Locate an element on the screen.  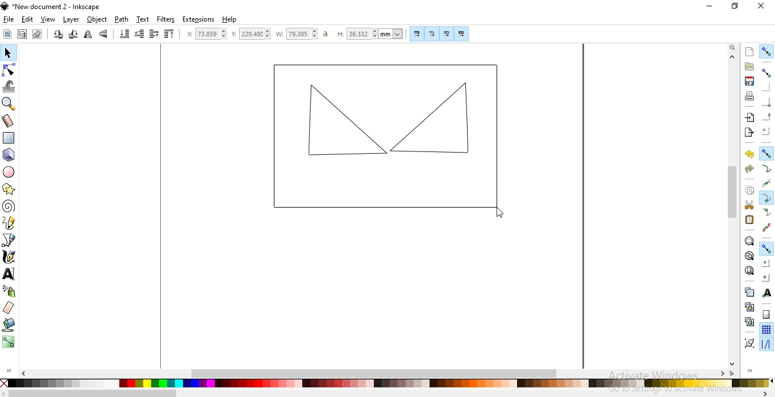
create rectangles or squares is located at coordinates (9, 138).